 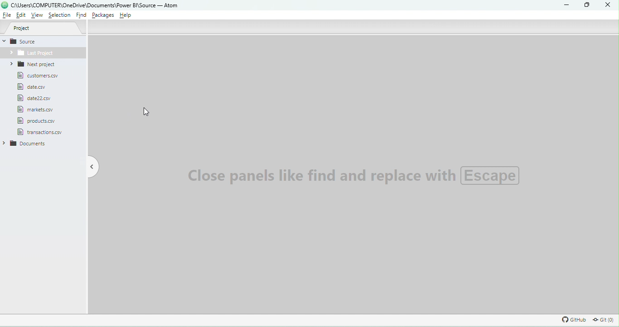 What do you see at coordinates (149, 110) in the screenshot?
I see `Cursor` at bounding box center [149, 110].